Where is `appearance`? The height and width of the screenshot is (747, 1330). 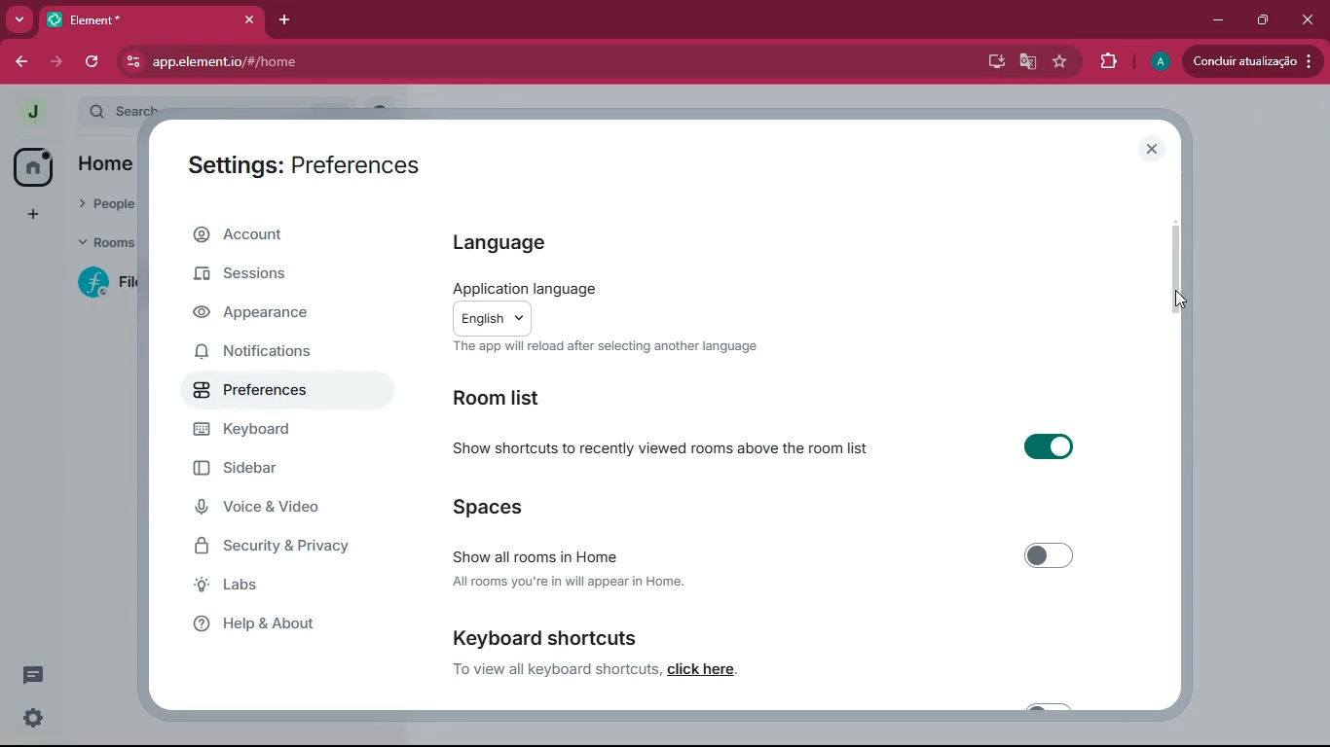
appearance is located at coordinates (270, 315).